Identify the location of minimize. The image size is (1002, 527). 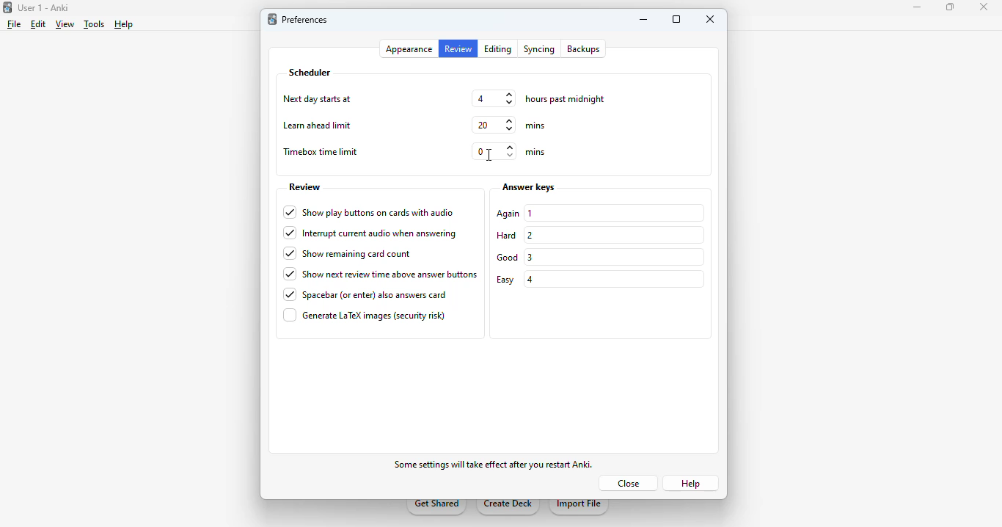
(643, 19).